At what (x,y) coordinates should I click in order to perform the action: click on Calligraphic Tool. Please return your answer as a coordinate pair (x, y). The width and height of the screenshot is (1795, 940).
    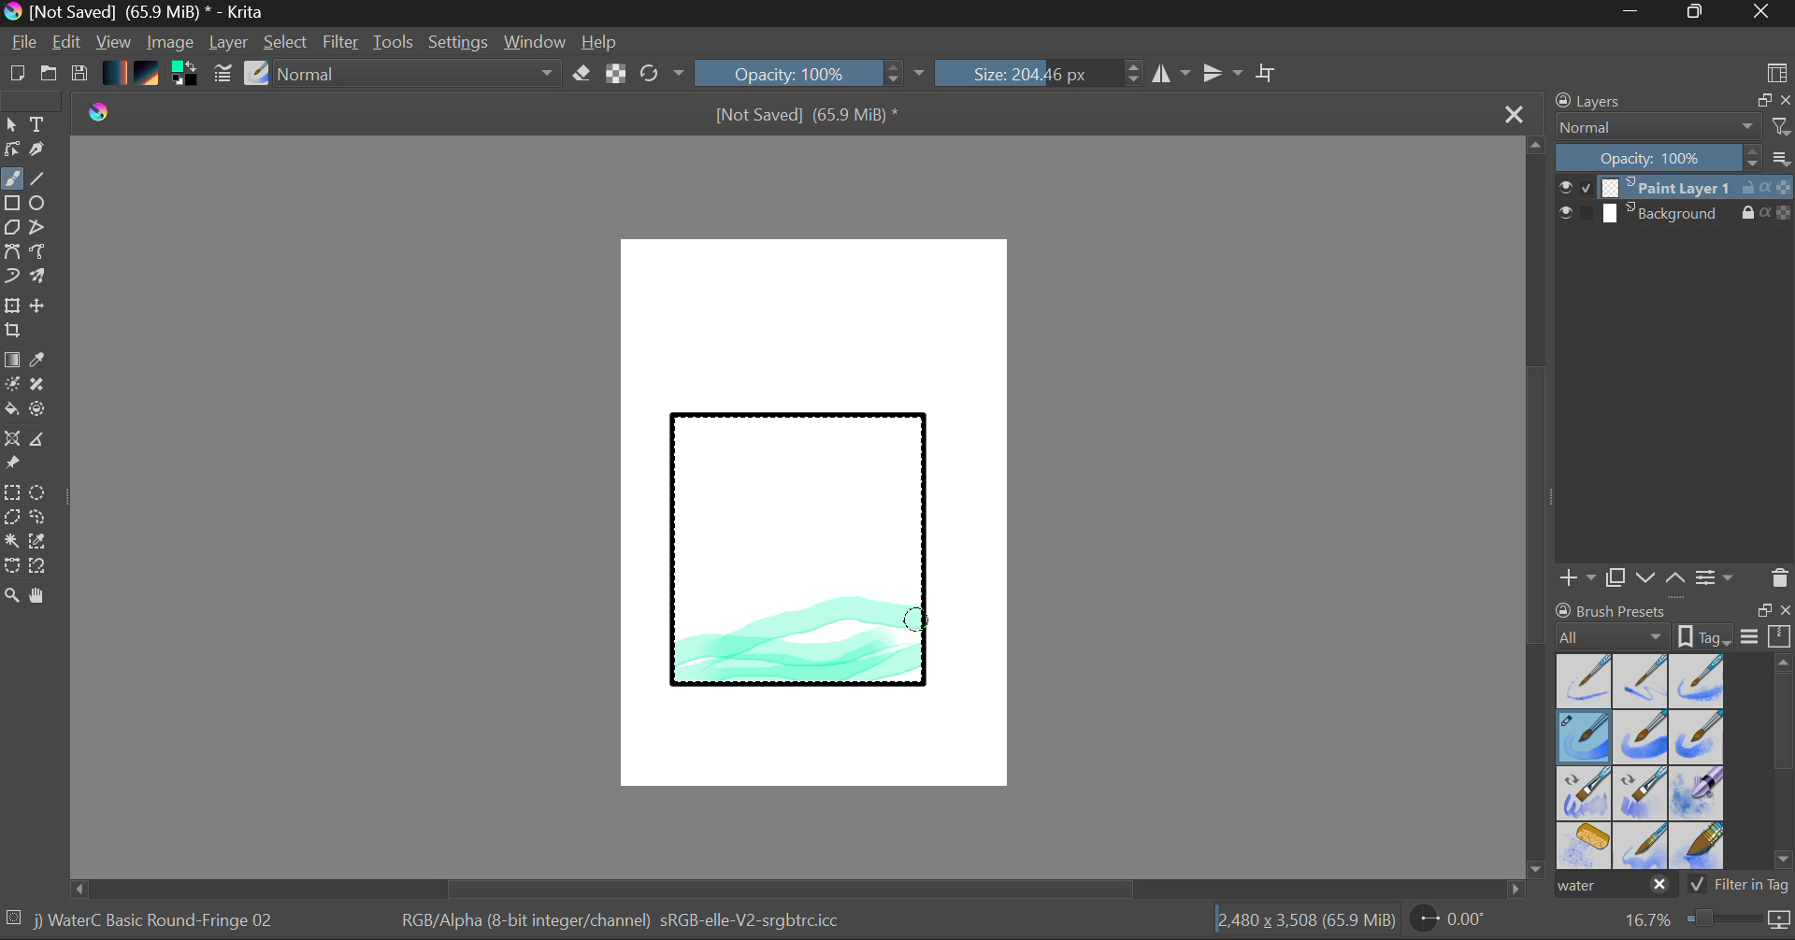
    Looking at the image, I should click on (44, 153).